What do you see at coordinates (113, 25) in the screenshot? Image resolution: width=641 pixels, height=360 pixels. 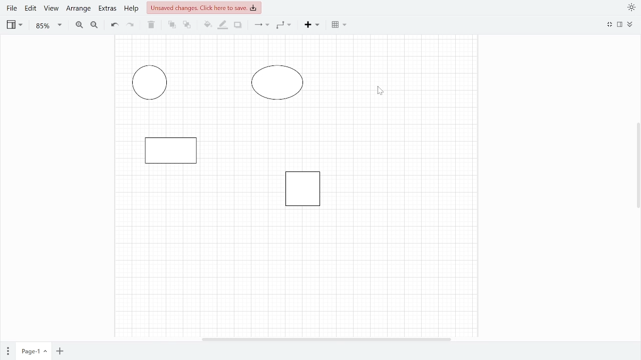 I see `Undo` at bounding box center [113, 25].